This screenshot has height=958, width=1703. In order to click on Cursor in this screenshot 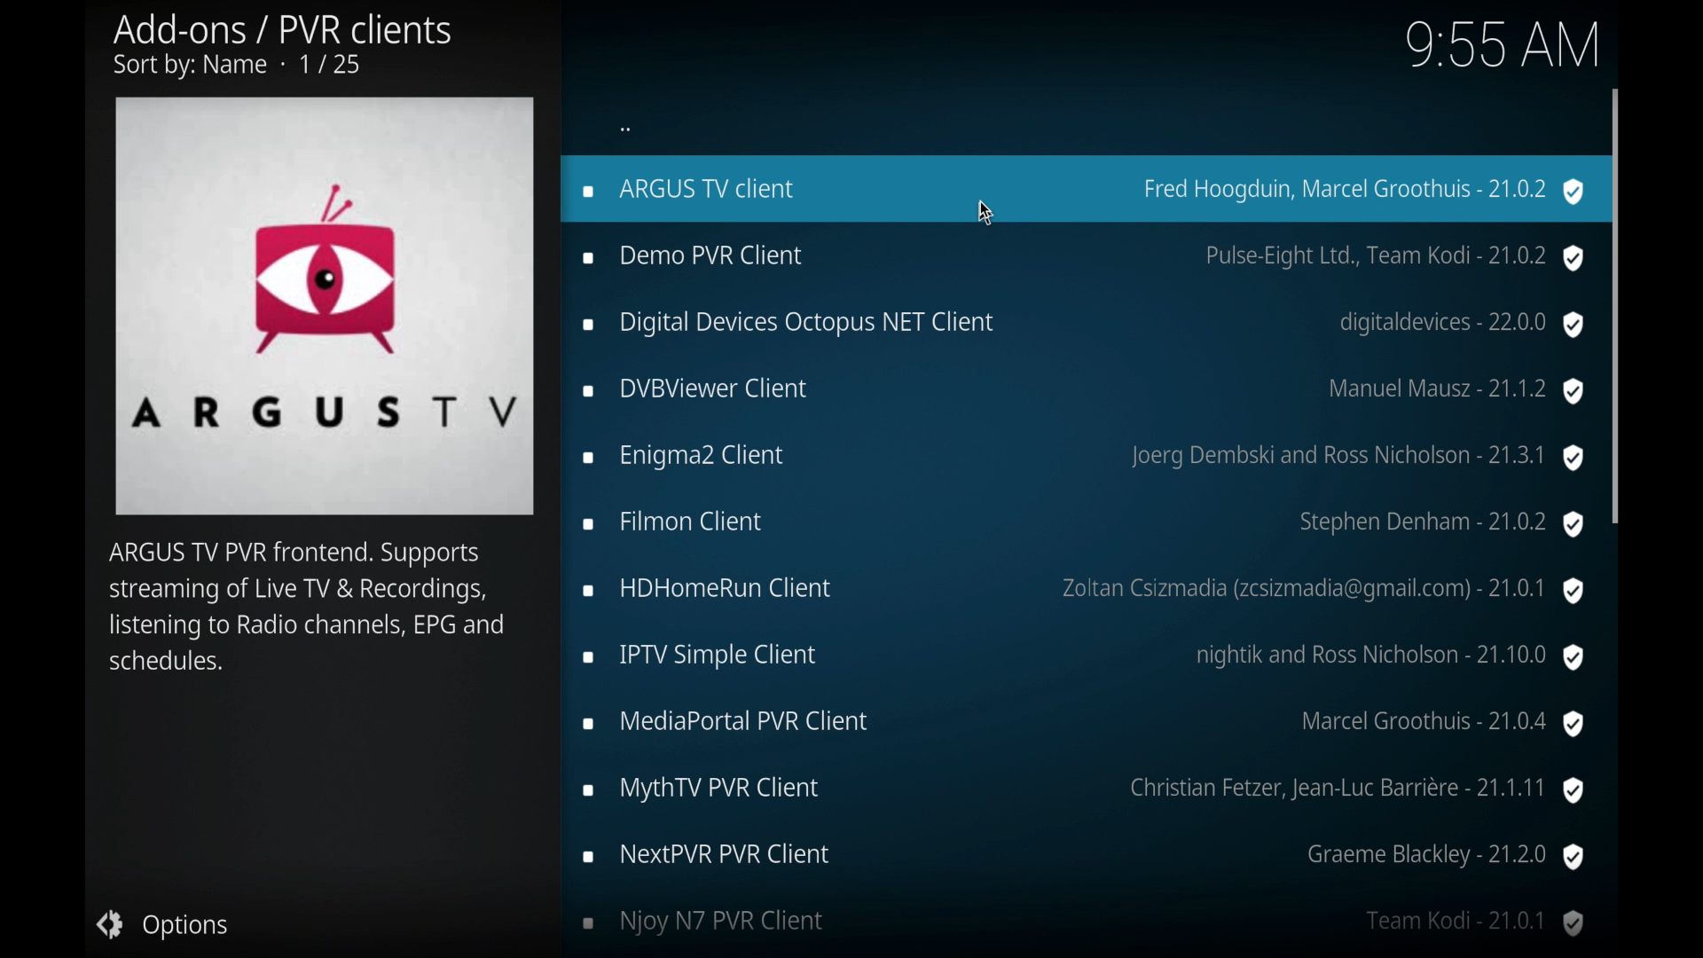, I will do `click(988, 208)`.